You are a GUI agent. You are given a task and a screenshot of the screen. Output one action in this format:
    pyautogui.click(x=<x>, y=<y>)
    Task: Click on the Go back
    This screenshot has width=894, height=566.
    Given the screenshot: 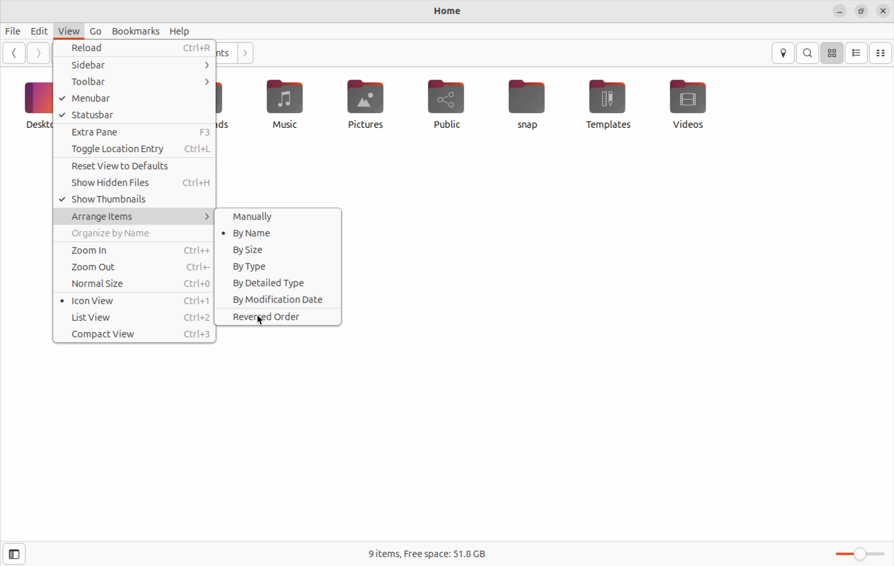 What is the action you would take?
    pyautogui.click(x=15, y=53)
    